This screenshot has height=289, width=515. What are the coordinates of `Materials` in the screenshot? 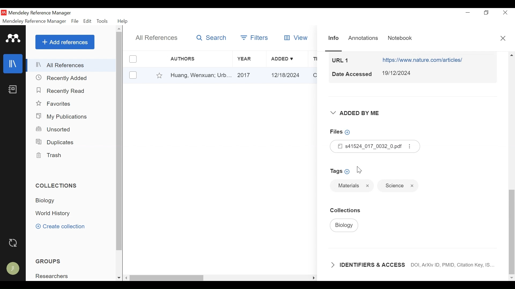 It's located at (348, 185).